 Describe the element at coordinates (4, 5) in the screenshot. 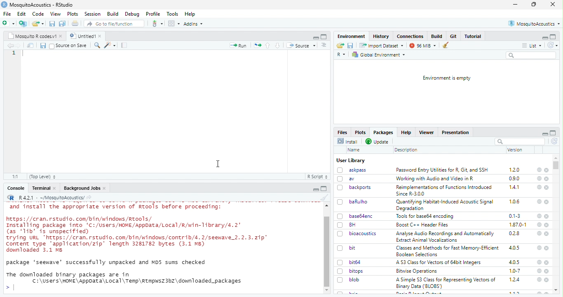

I see `logo` at that location.